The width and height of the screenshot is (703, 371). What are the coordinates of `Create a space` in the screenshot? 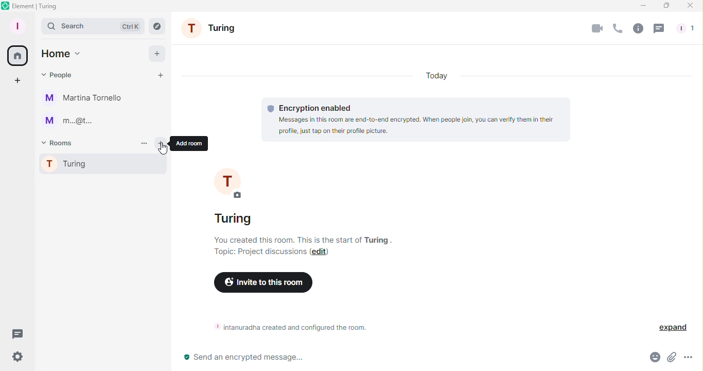 It's located at (18, 81).